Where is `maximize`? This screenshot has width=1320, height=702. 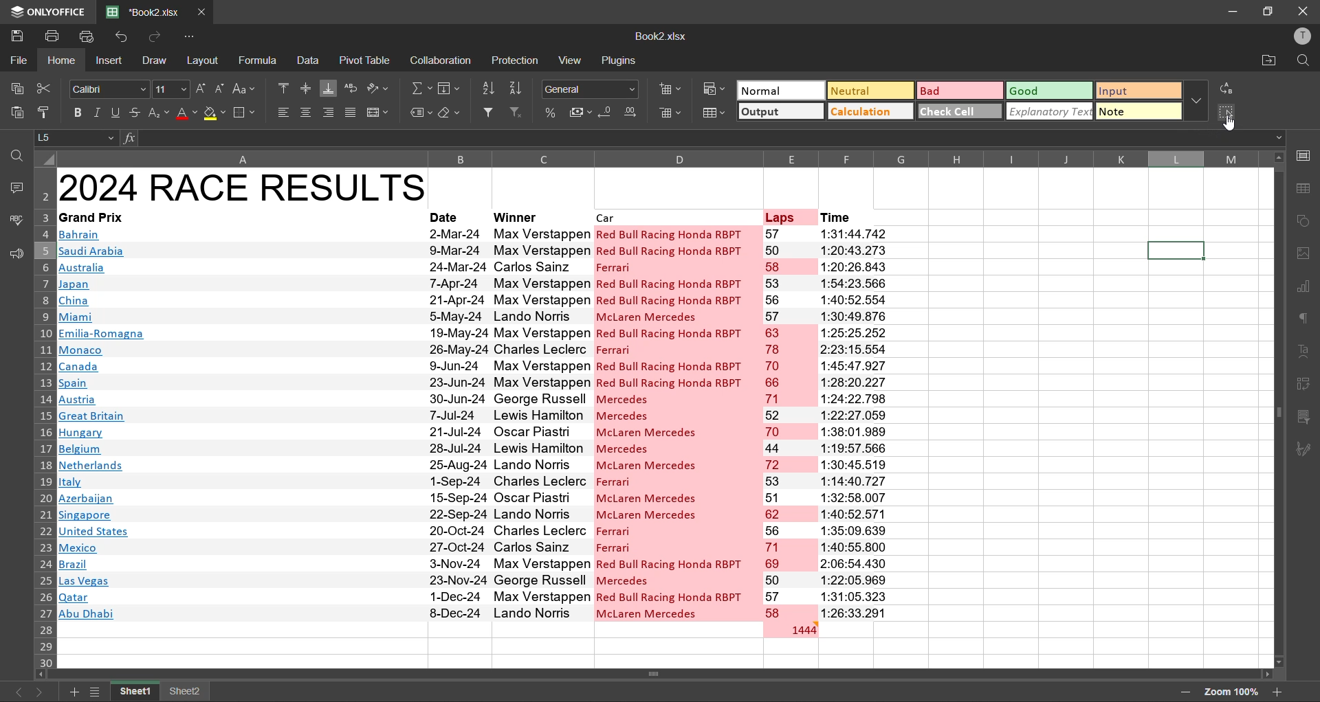
maximize is located at coordinates (1271, 11).